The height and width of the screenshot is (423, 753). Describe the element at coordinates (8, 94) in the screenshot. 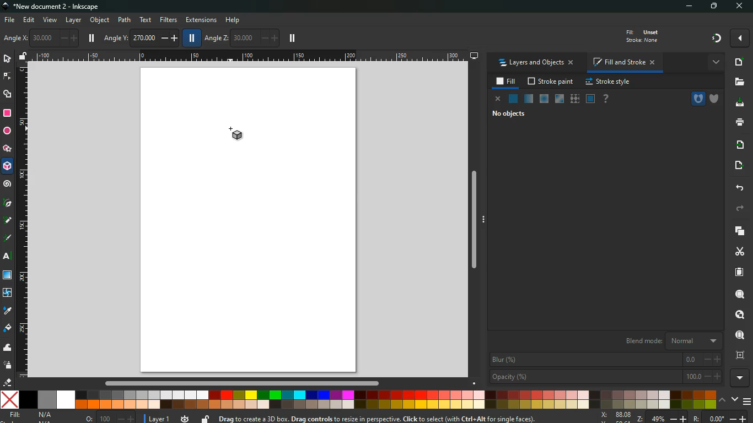

I see `shapes` at that location.